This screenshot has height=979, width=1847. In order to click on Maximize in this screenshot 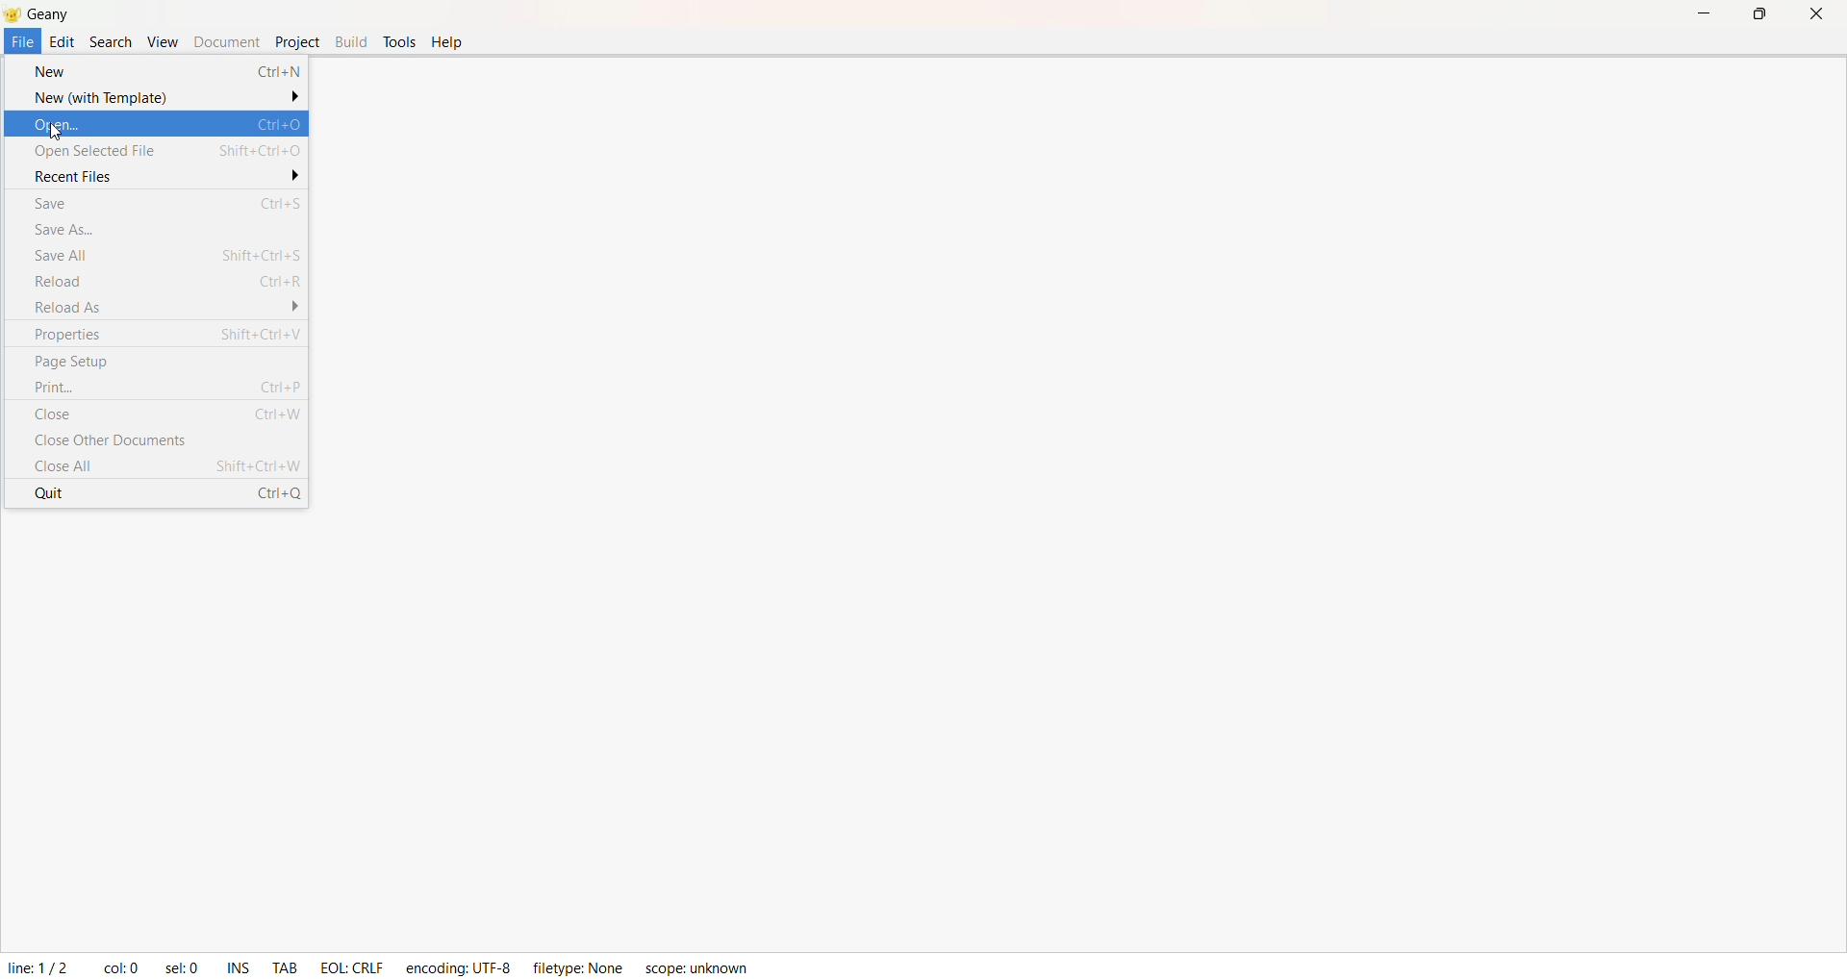, I will do `click(1763, 15)`.